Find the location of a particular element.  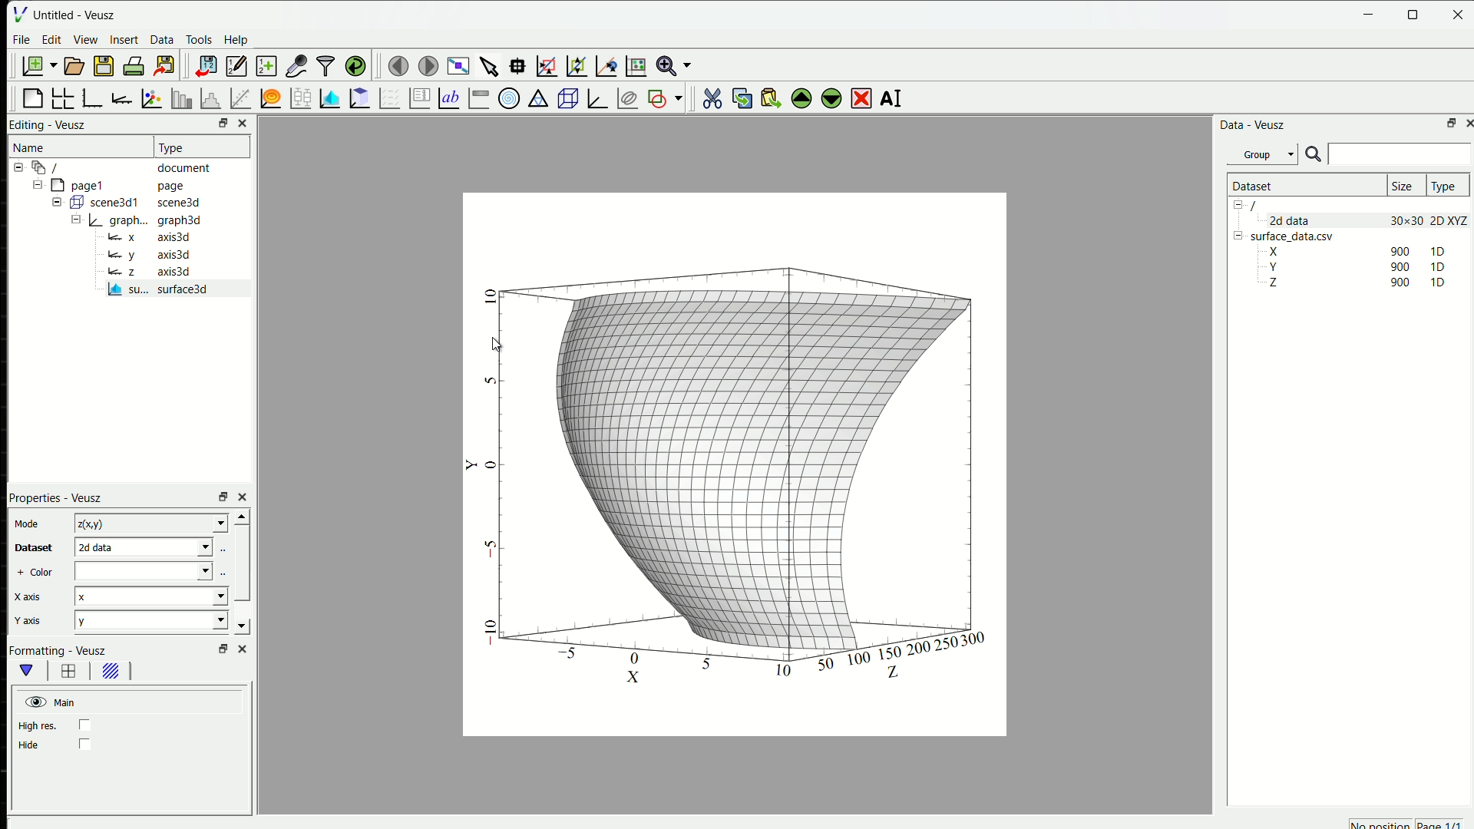

plot points with lines and errorbars is located at coordinates (154, 98).